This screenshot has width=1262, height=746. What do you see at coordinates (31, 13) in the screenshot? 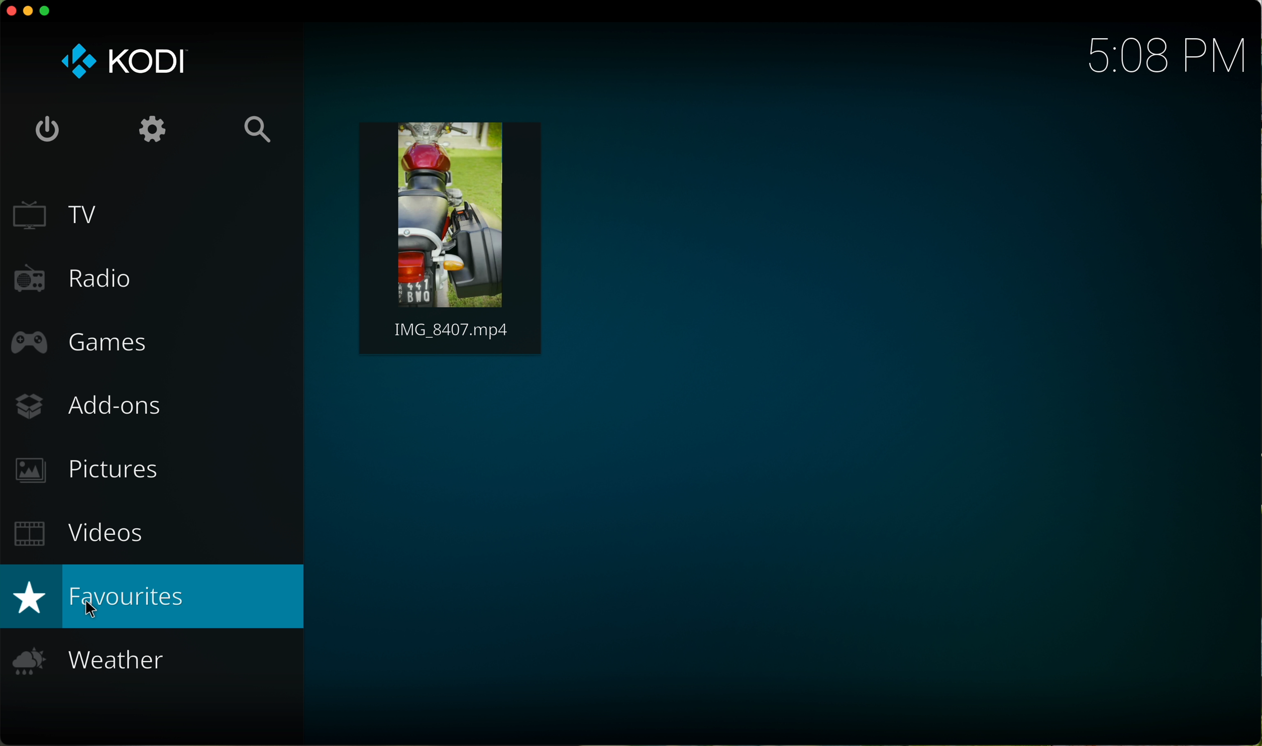
I see `minimize` at bounding box center [31, 13].